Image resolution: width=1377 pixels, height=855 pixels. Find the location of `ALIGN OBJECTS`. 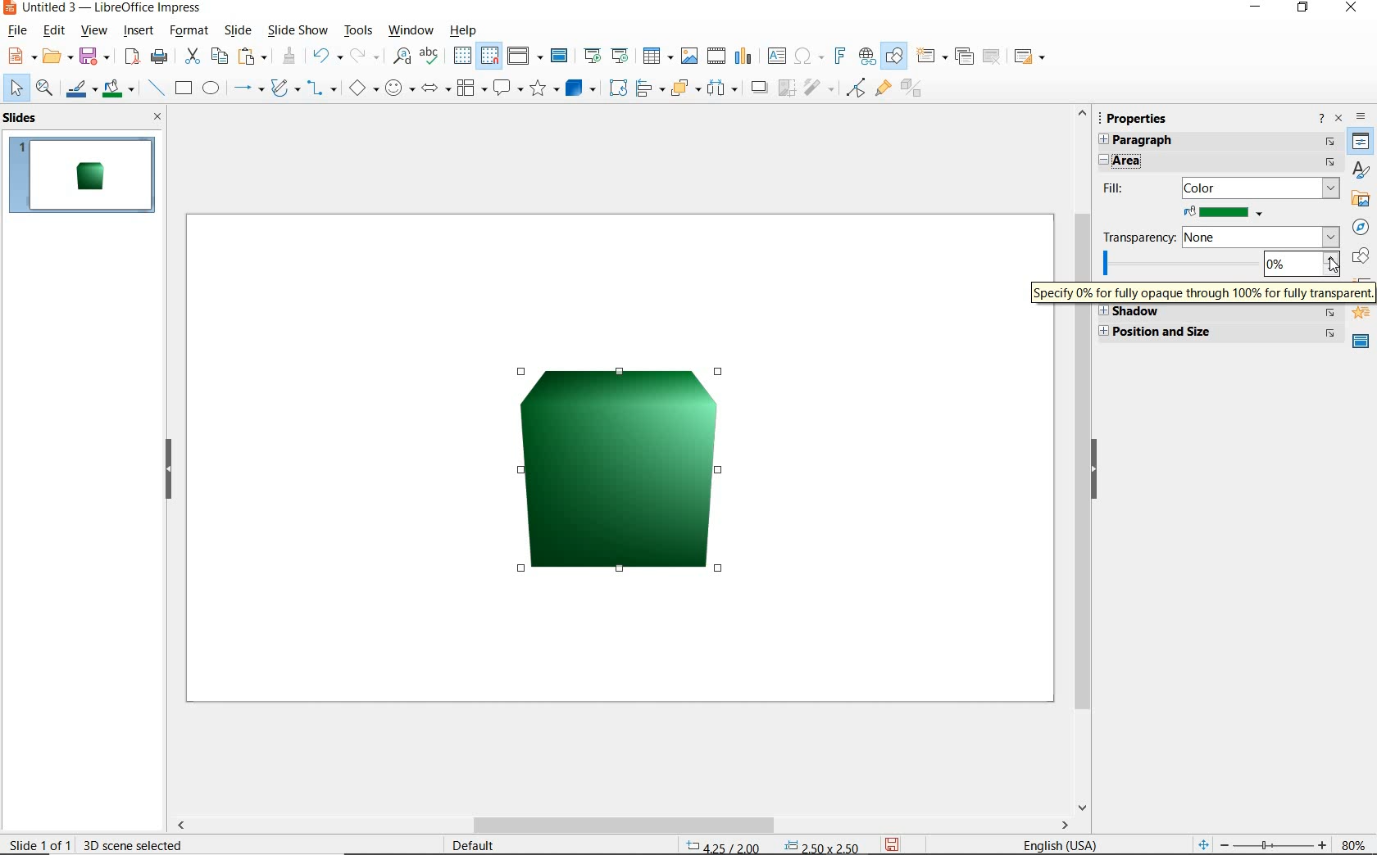

ALIGN OBJECTS is located at coordinates (649, 90).